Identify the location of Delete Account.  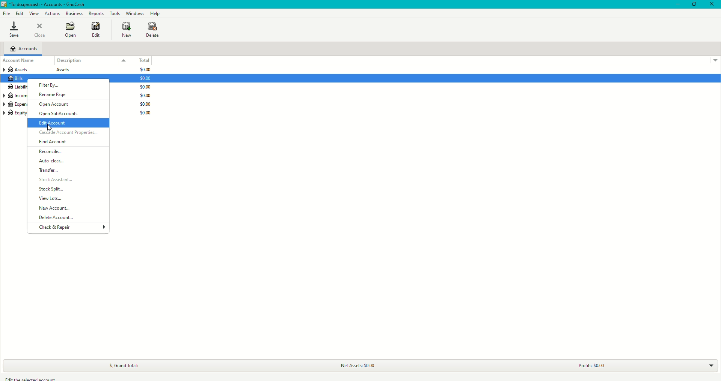
(56, 217).